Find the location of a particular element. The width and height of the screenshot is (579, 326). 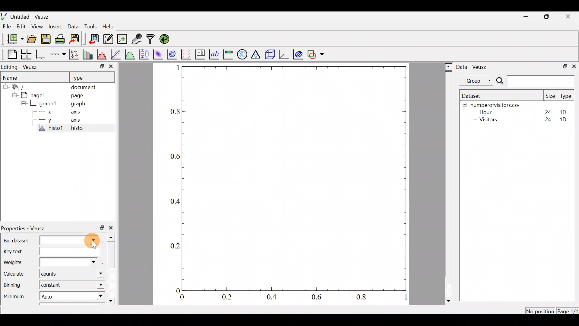

Graph is located at coordinates (293, 178).